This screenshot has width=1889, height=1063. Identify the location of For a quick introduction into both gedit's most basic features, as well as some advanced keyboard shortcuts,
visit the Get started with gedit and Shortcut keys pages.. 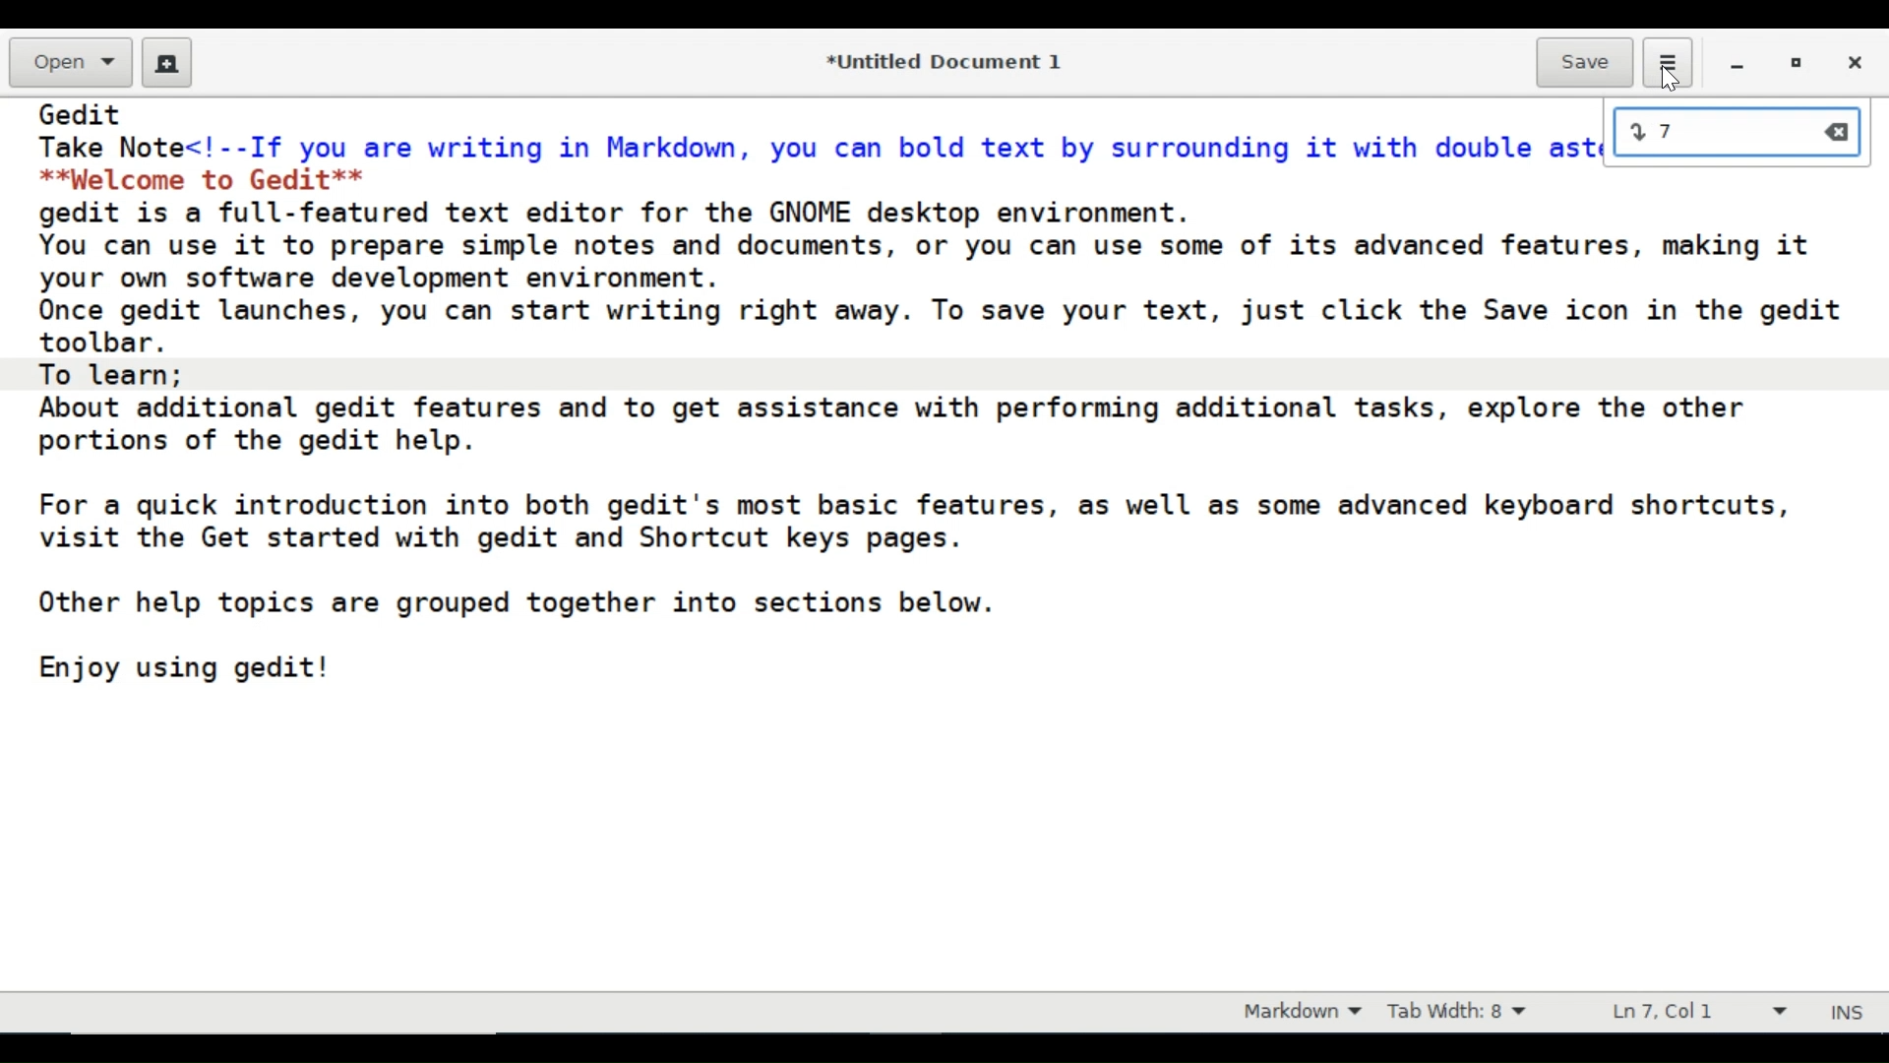
(915, 522).